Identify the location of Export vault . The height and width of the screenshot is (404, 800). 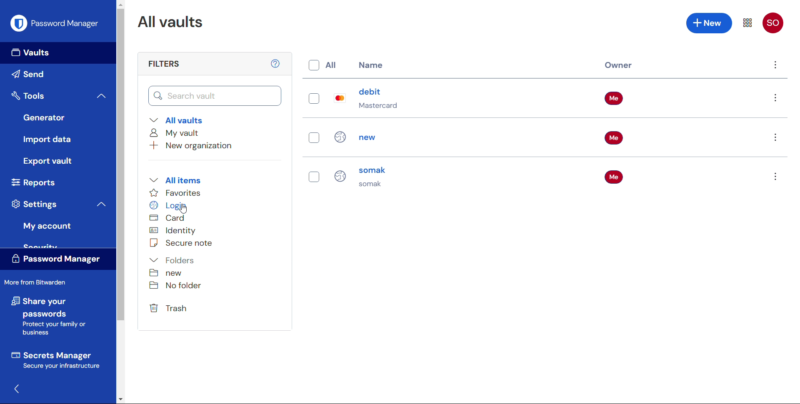
(47, 160).